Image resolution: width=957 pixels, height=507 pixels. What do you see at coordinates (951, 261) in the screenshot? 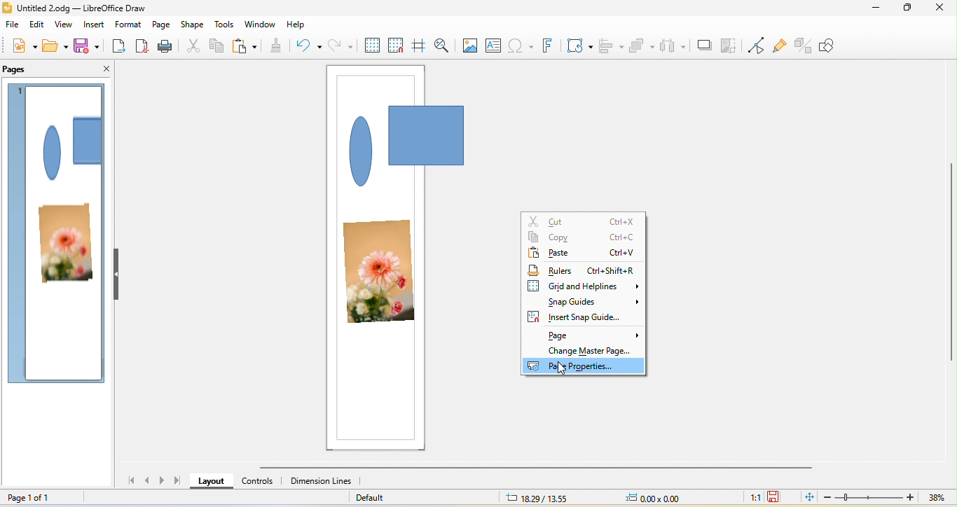
I see `vertical scroll bar` at bounding box center [951, 261].